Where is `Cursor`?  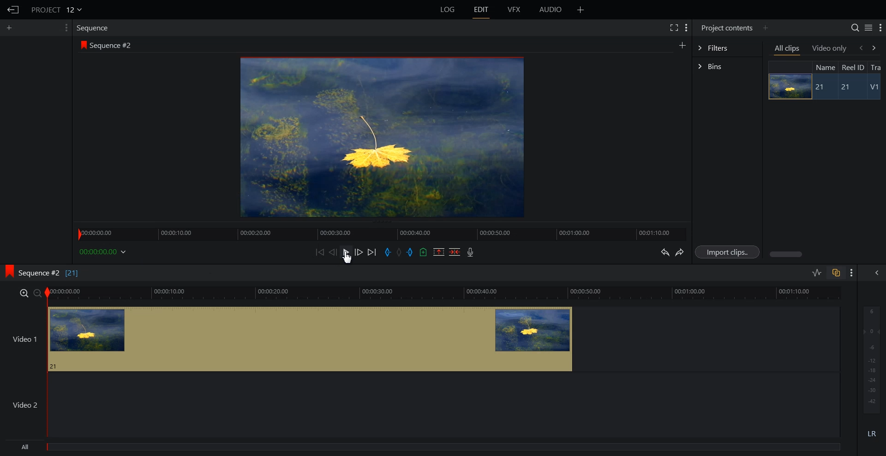 Cursor is located at coordinates (349, 259).